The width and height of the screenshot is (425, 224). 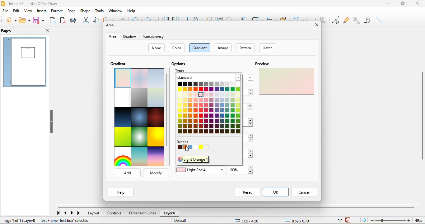 I want to click on copy, so click(x=96, y=20).